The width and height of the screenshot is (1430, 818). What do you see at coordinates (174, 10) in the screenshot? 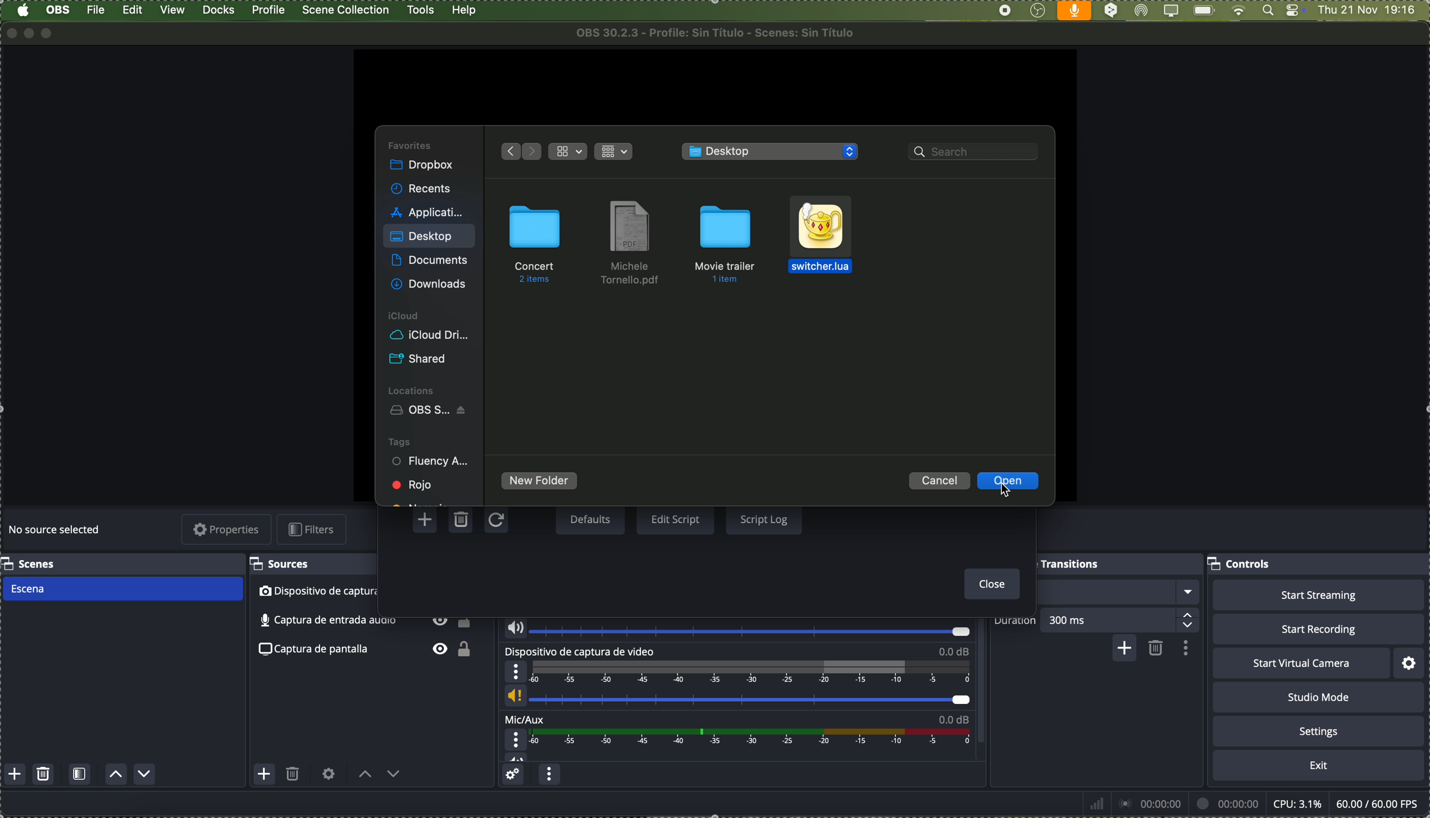
I see `view` at bounding box center [174, 10].